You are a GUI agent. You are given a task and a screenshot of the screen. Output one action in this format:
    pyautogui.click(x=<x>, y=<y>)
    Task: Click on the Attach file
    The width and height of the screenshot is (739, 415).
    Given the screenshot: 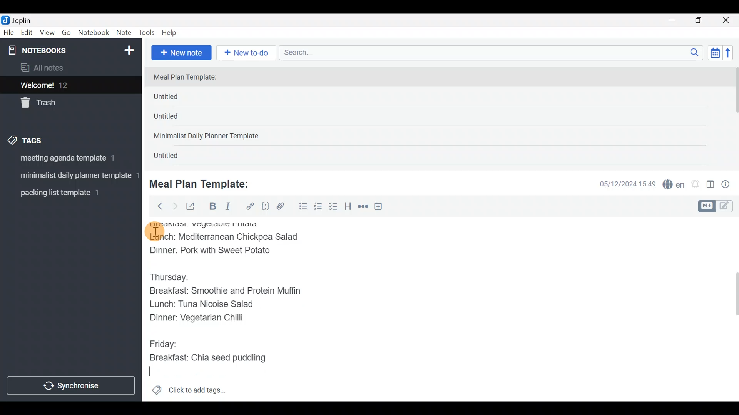 What is the action you would take?
    pyautogui.click(x=283, y=207)
    